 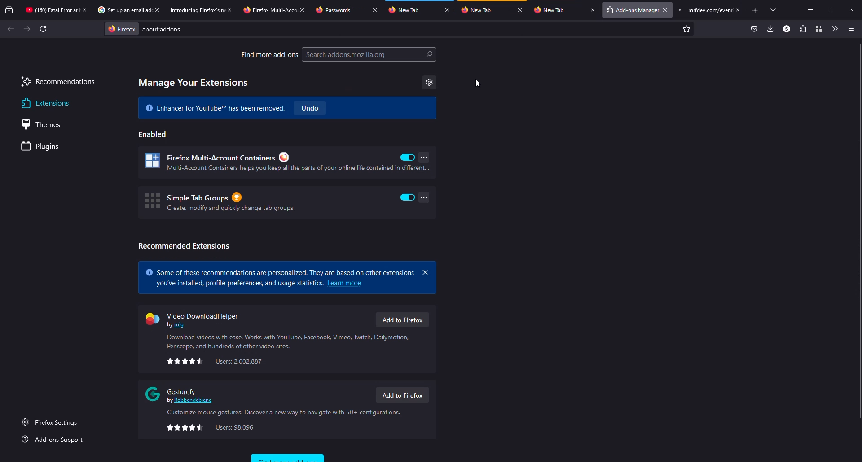 What do you see at coordinates (811, 10) in the screenshot?
I see `minimize` at bounding box center [811, 10].